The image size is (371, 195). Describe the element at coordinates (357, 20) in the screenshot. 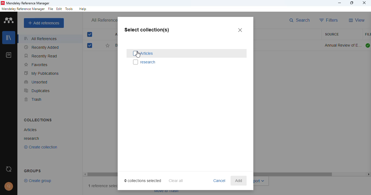

I see `view` at that location.